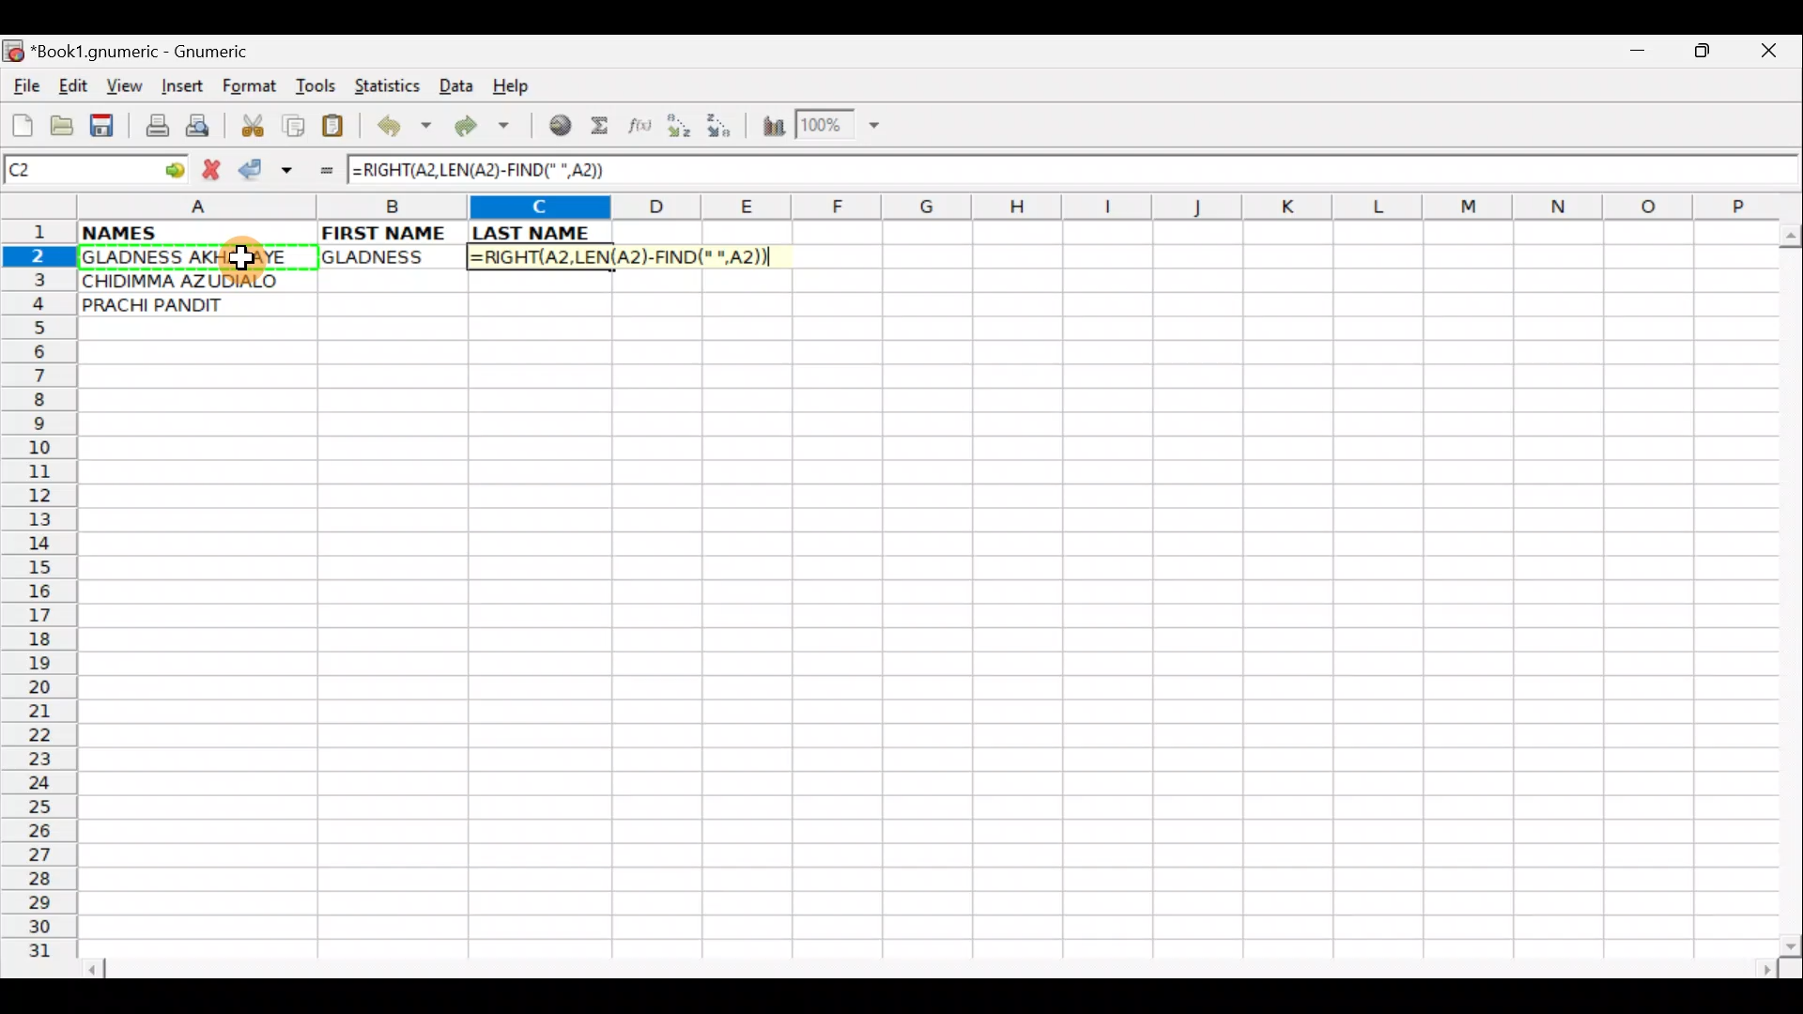 The width and height of the screenshot is (1803, 1014). I want to click on NAMES, so click(176, 231).